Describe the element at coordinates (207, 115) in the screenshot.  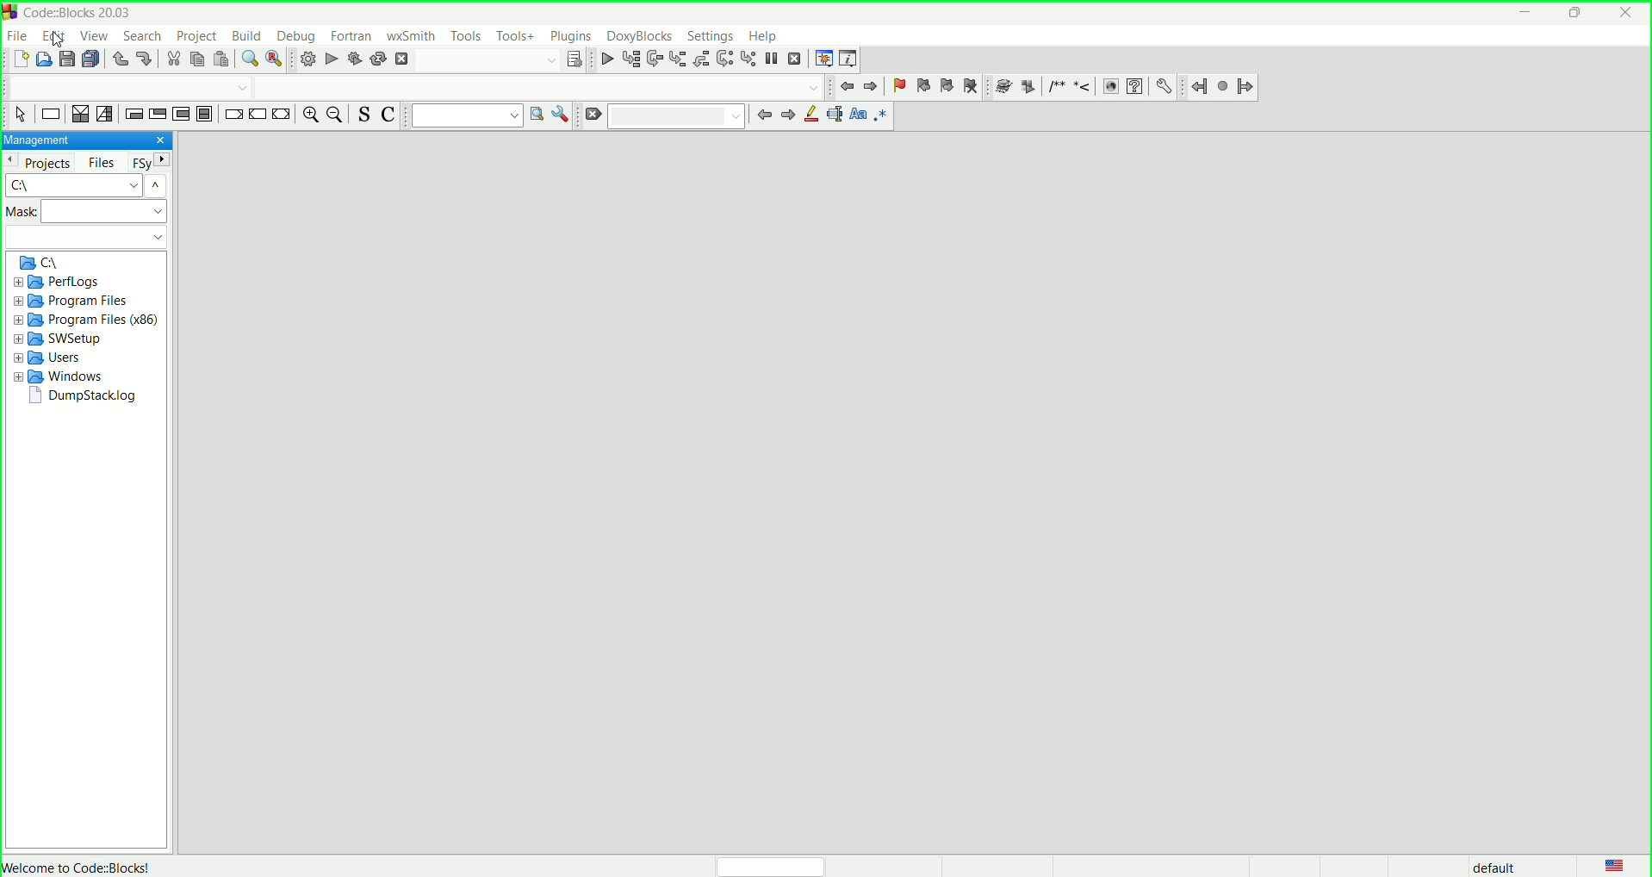
I see `block instruction` at that location.